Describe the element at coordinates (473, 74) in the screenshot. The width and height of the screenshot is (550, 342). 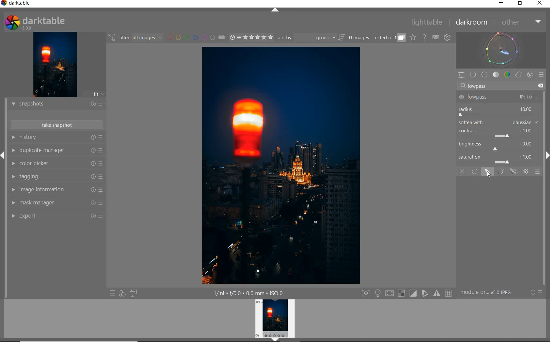
I see `SHOW ONLY ACTIVE MODULES` at that location.